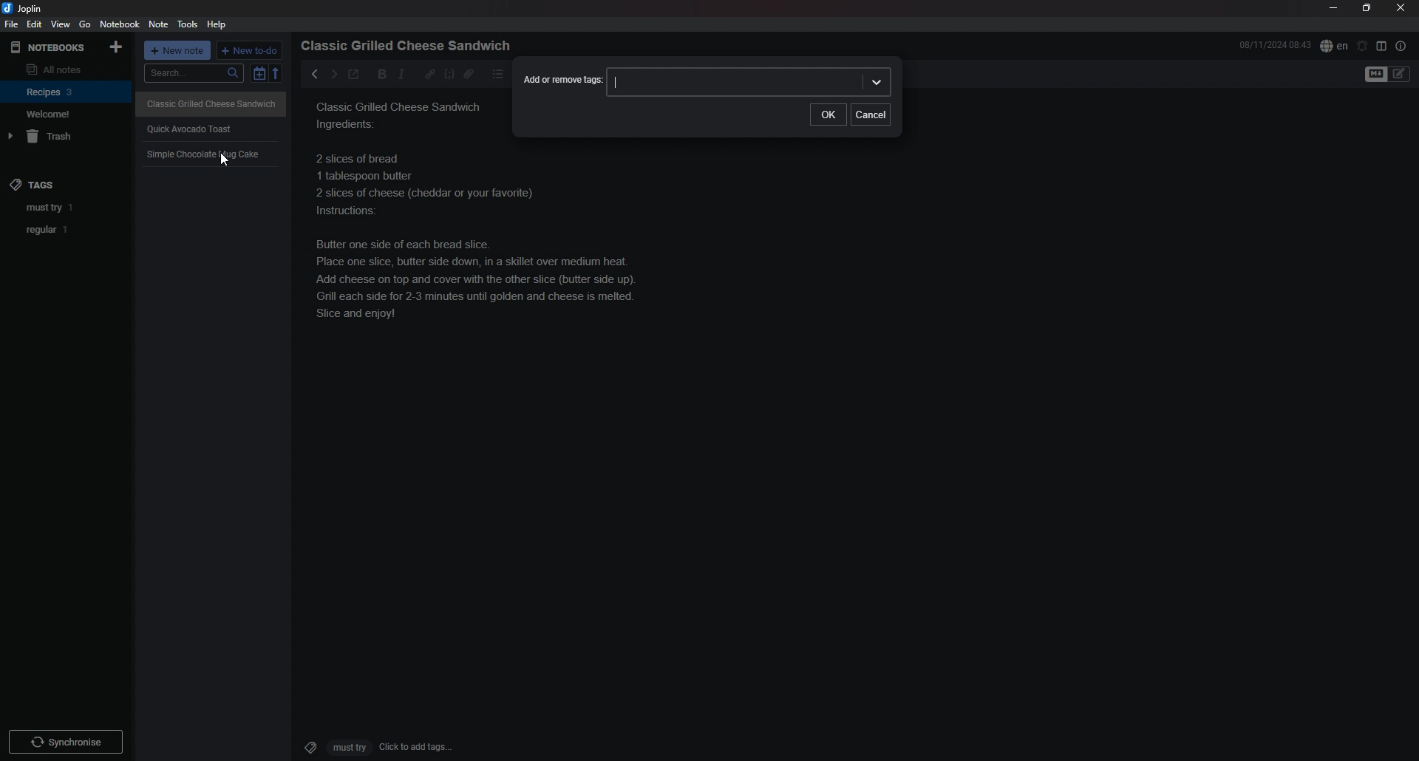 The width and height of the screenshot is (1419, 761). I want to click on note, so click(158, 25).